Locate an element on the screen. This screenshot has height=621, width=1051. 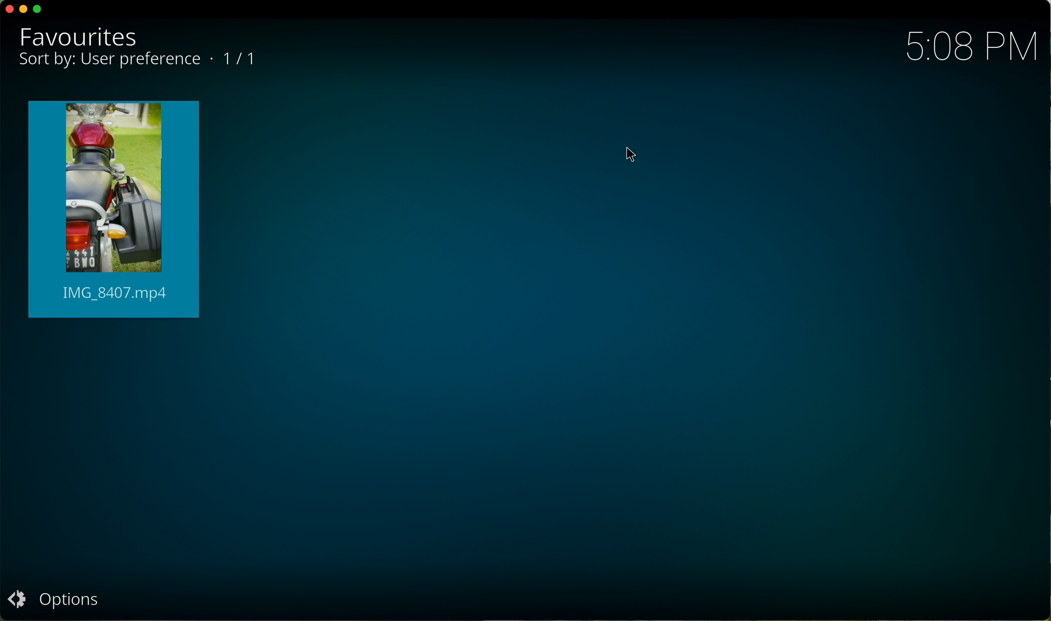
video is located at coordinates (115, 209).